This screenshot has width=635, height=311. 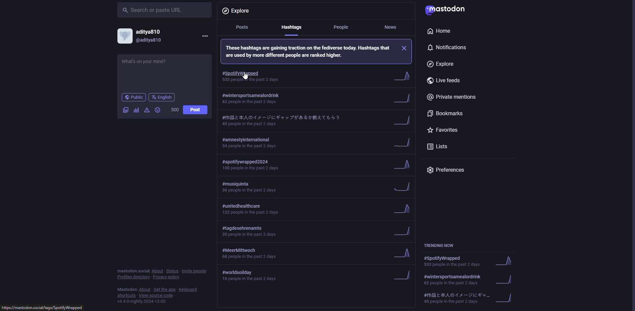 What do you see at coordinates (145, 36) in the screenshot?
I see `account` at bounding box center [145, 36].